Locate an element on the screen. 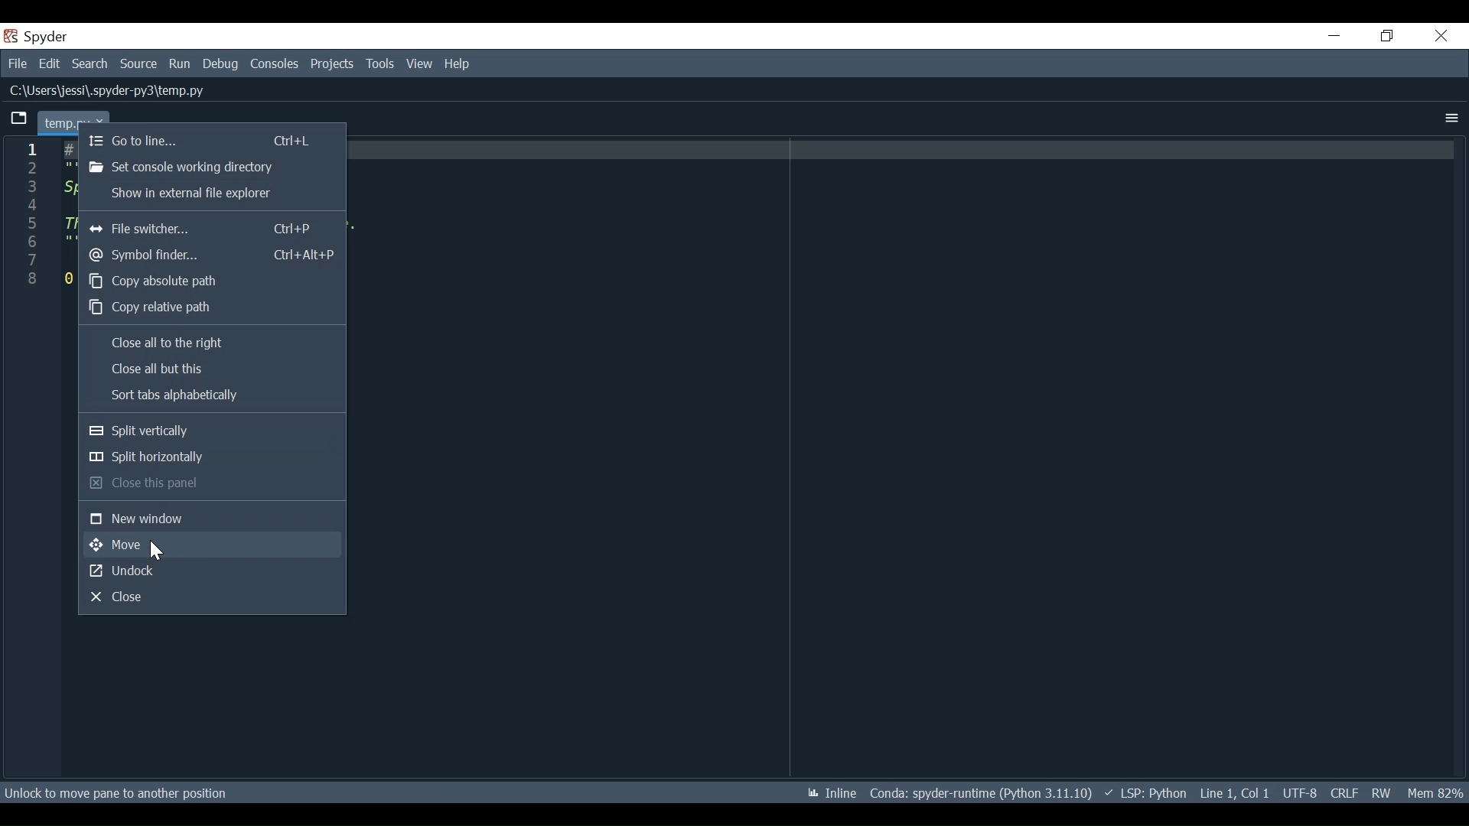 Image resolution: width=1469 pixels, height=826 pixels. Sow in external file explorer is located at coordinates (209, 193).